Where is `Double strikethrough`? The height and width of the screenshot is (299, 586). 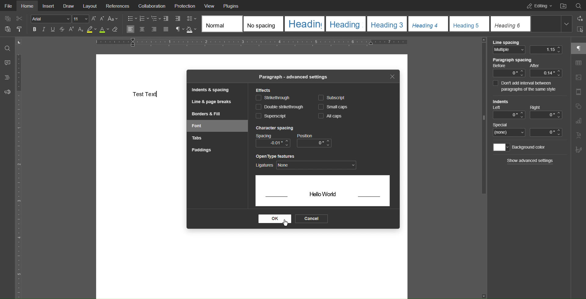 Double strikethrough is located at coordinates (280, 107).